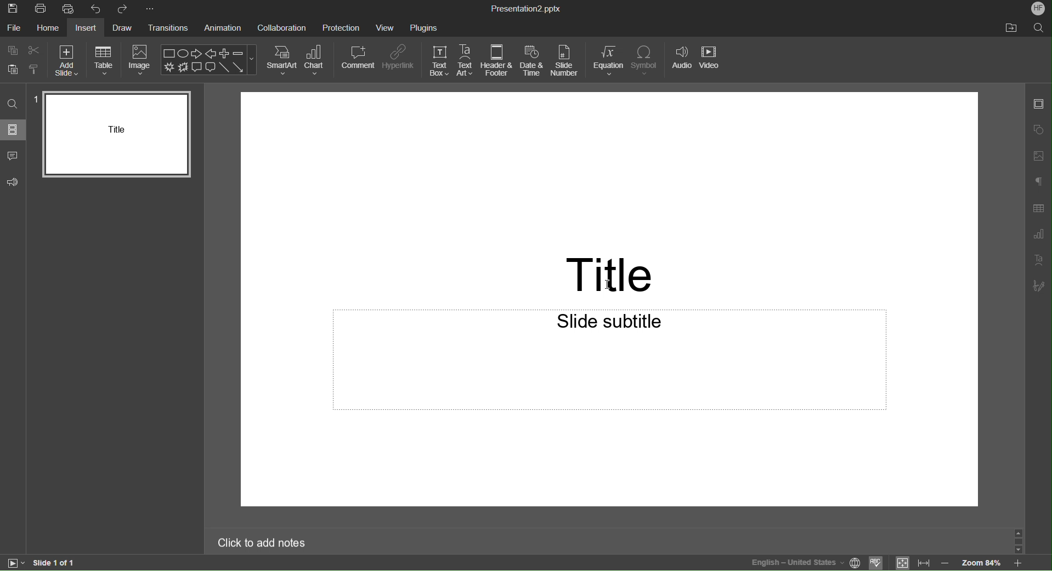 The height and width of the screenshot is (571, 1052). Describe the element at coordinates (1039, 208) in the screenshot. I see `Table Settings` at that location.